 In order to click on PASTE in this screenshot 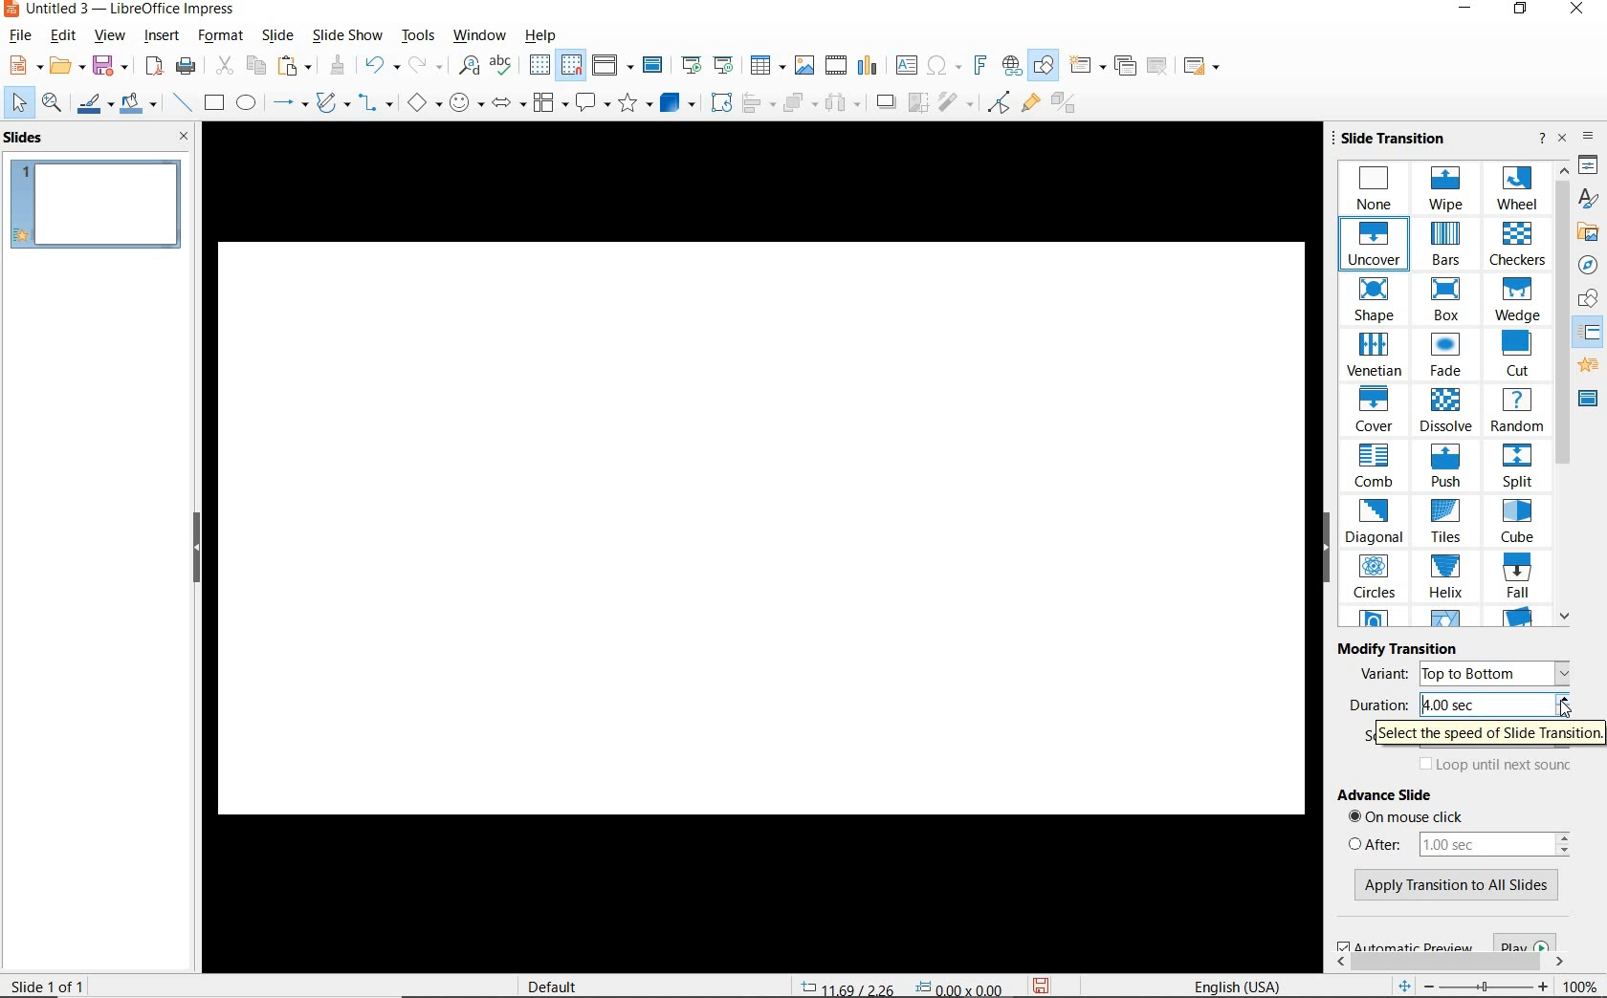, I will do `click(293, 67)`.